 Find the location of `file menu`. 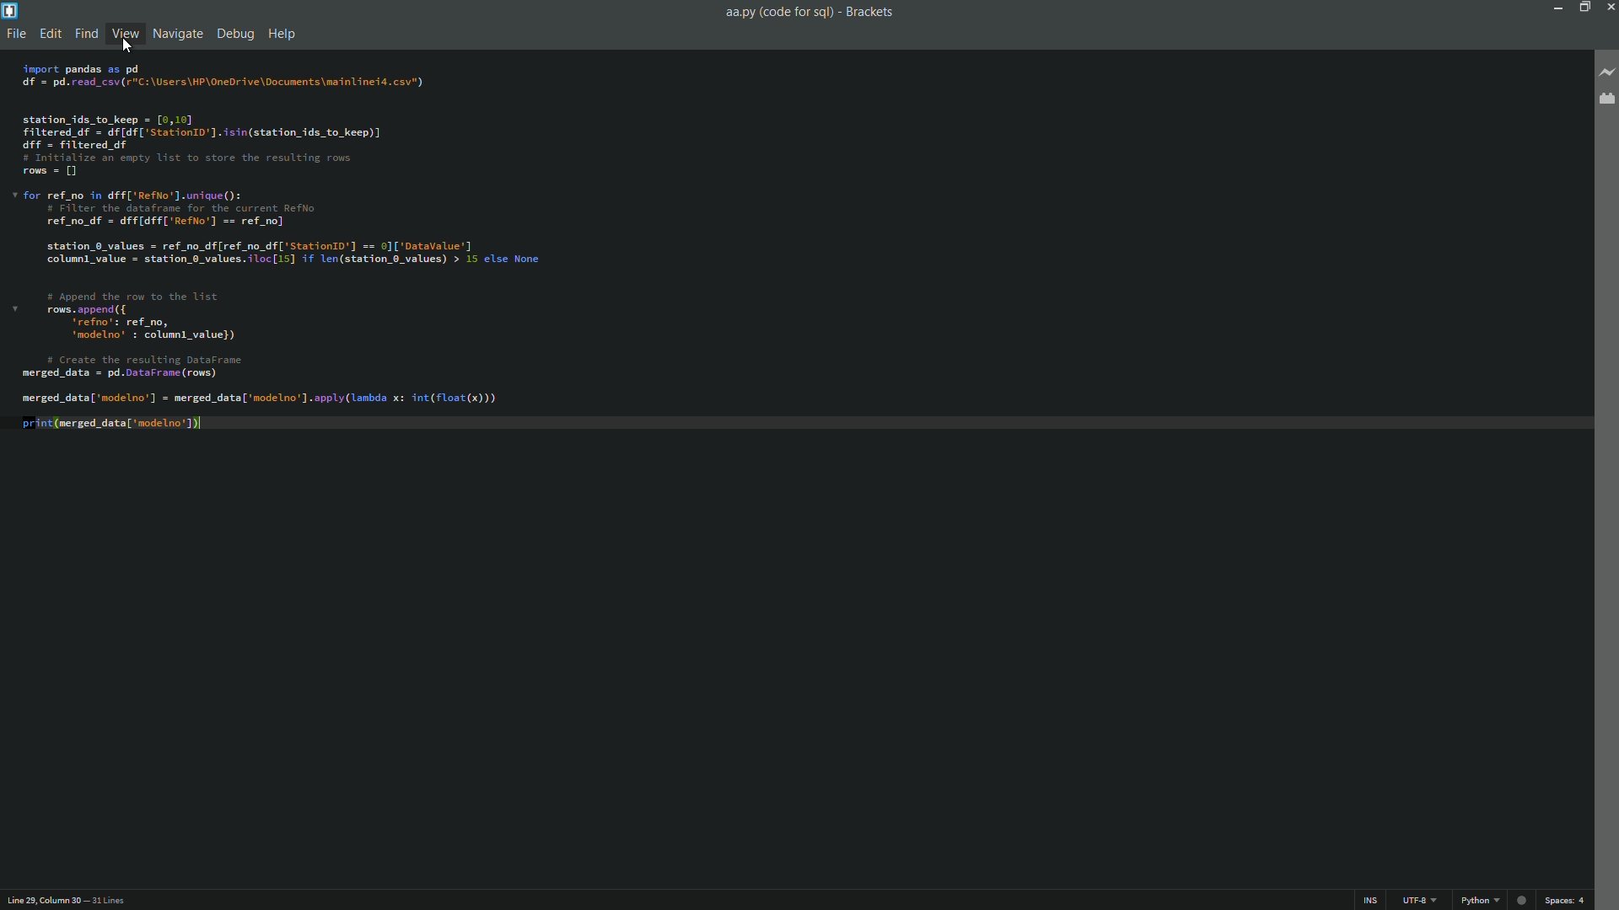

file menu is located at coordinates (14, 33).